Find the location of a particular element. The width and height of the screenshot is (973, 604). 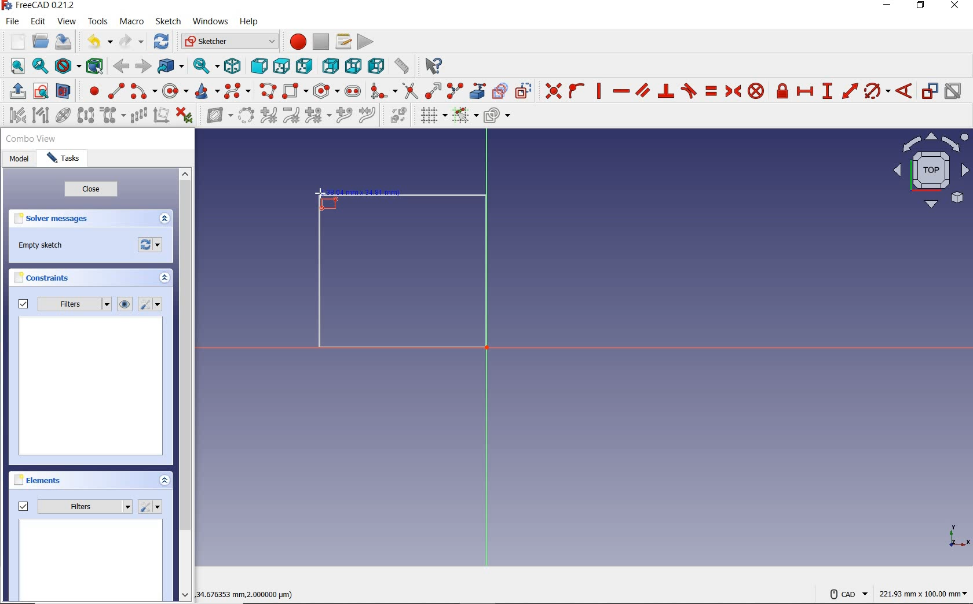

model is located at coordinates (21, 160).